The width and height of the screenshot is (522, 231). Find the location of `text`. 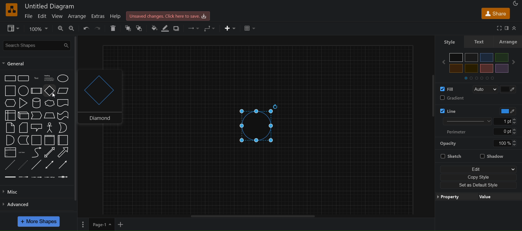

text is located at coordinates (480, 41).